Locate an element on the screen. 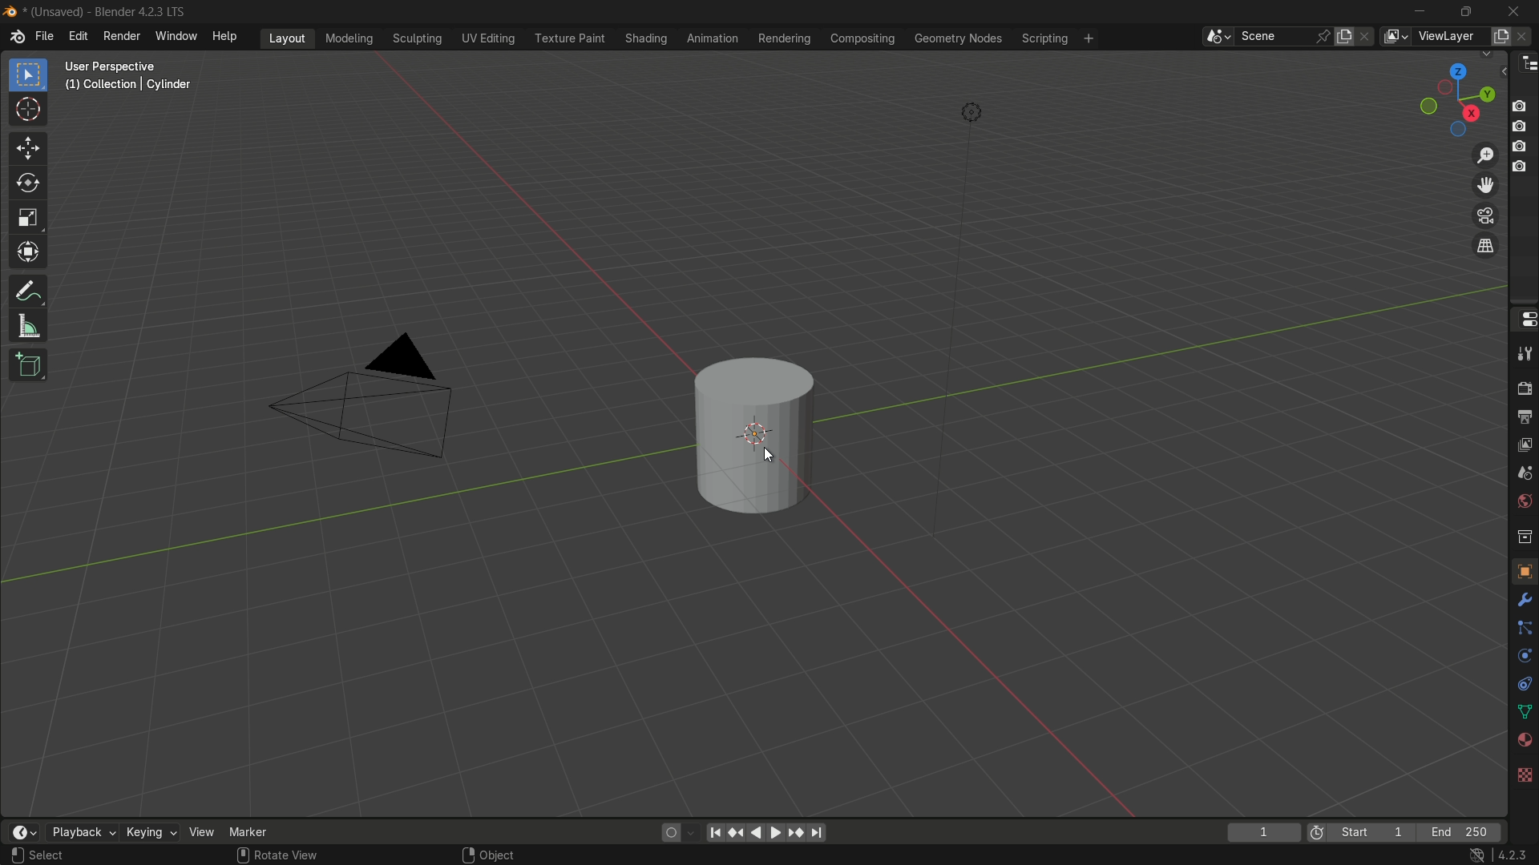 The image size is (1539, 865). views is located at coordinates (1395, 37).